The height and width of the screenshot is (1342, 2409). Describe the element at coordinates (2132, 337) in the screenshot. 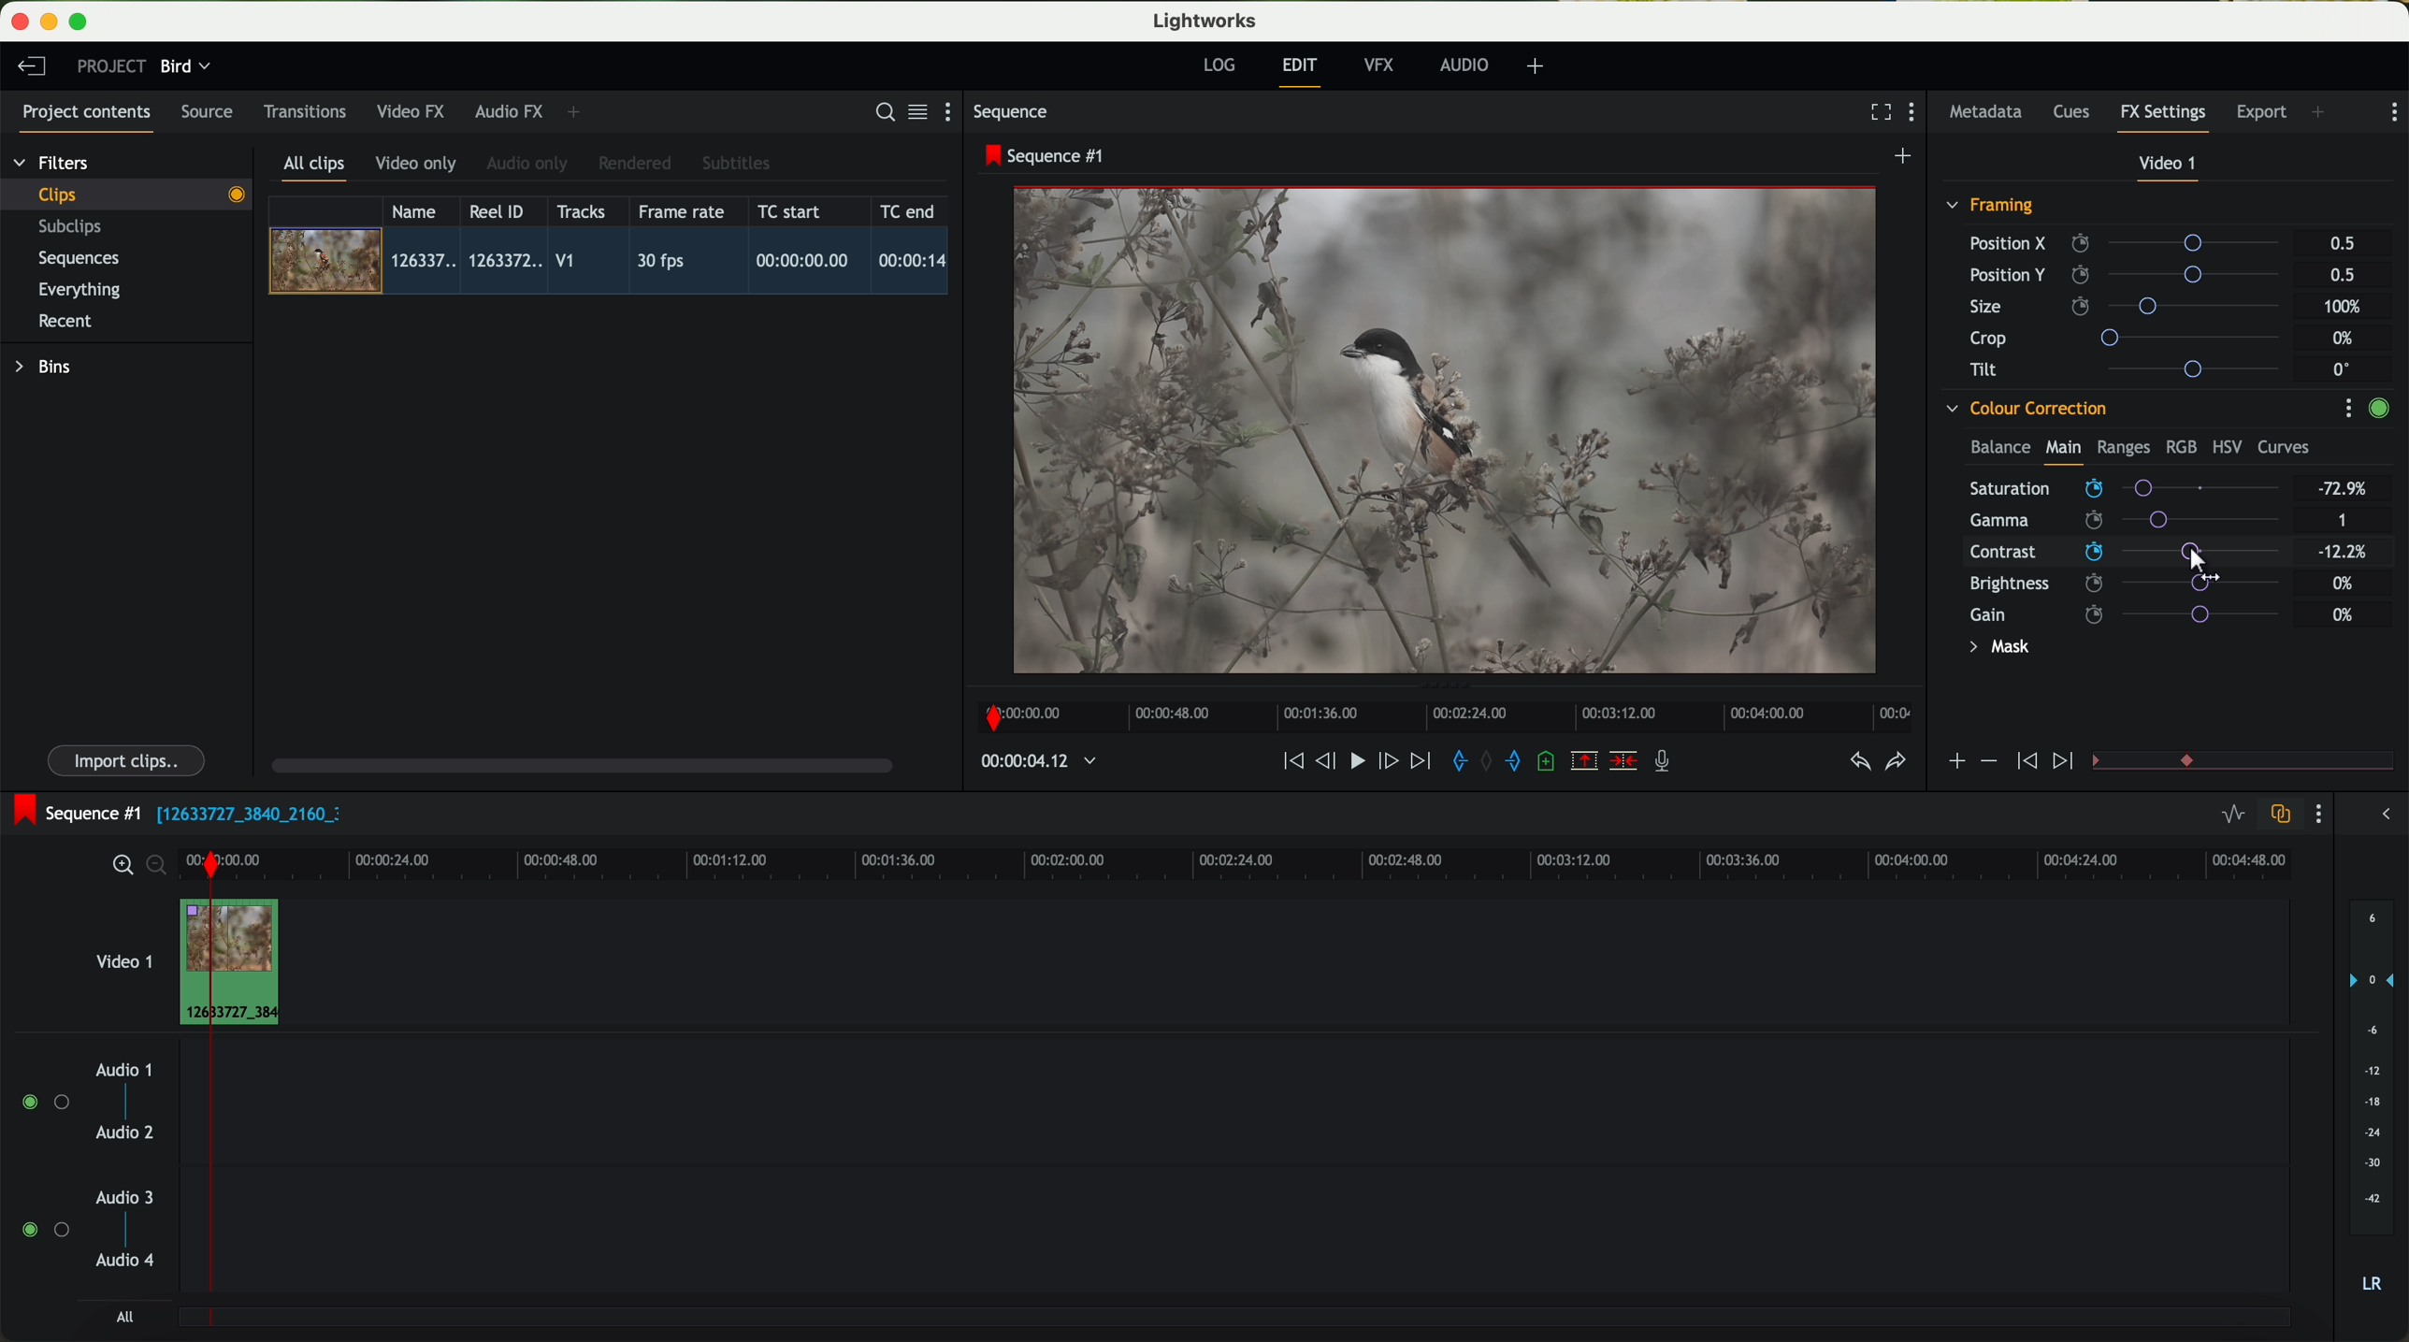

I see `crop` at that location.